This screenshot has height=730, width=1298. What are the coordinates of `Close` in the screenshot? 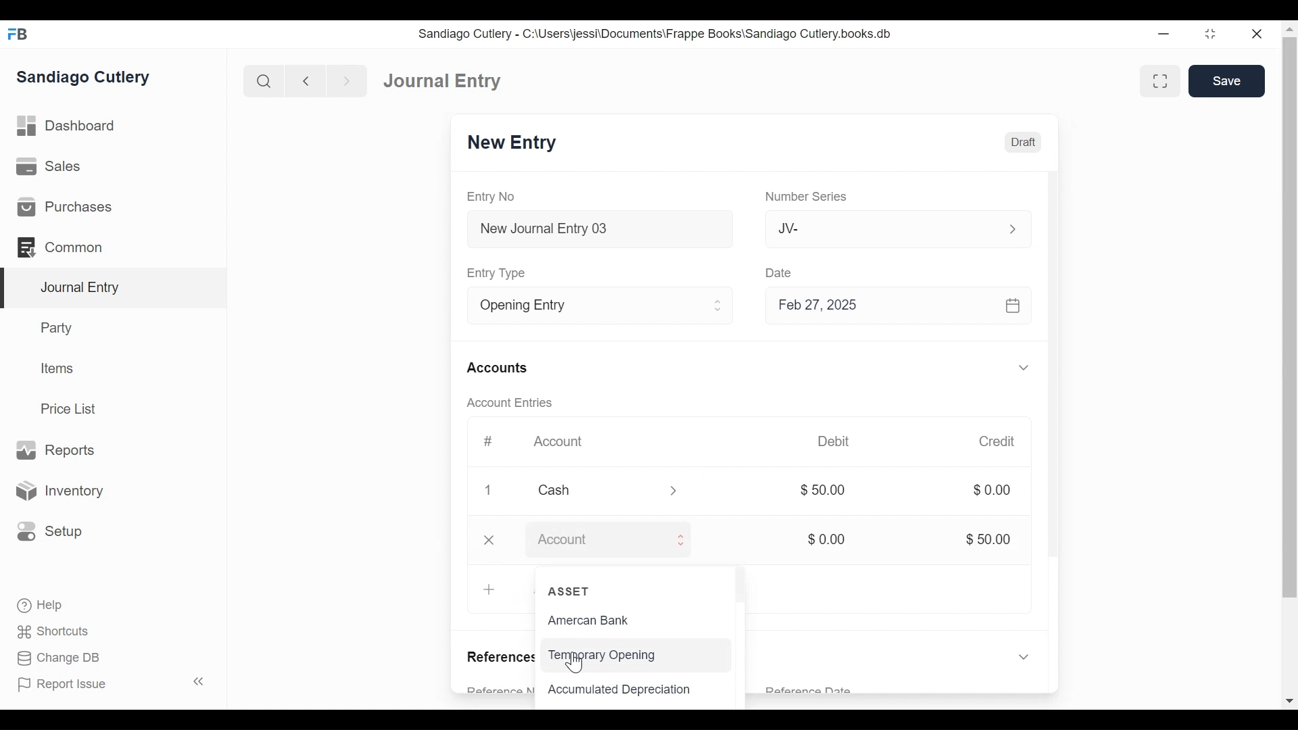 It's located at (494, 540).